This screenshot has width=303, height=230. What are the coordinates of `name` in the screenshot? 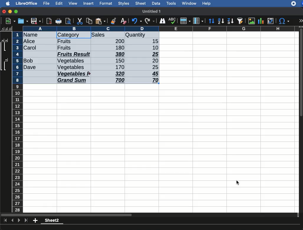 It's located at (32, 34).